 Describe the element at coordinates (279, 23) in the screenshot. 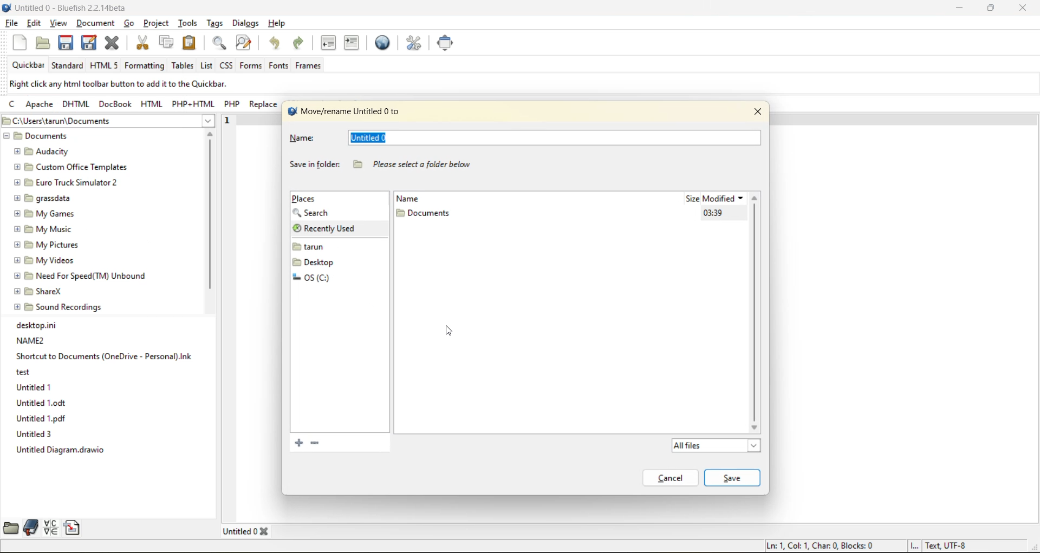

I see `help` at that location.